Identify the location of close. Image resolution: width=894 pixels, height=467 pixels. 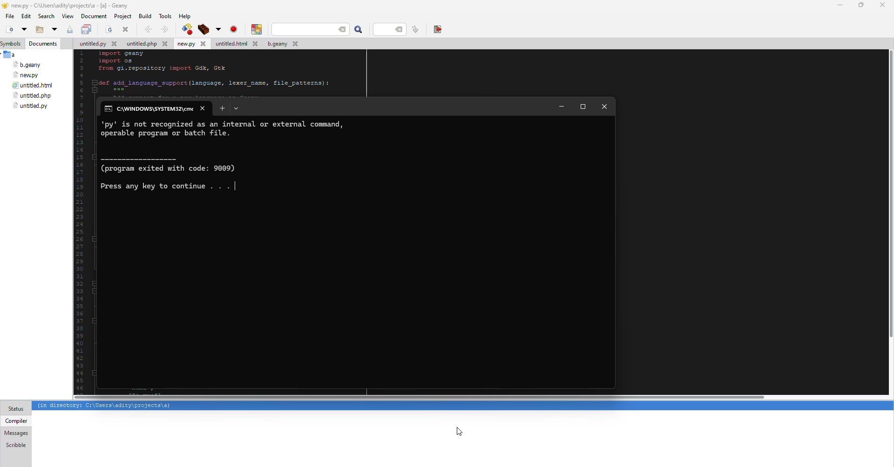
(202, 109).